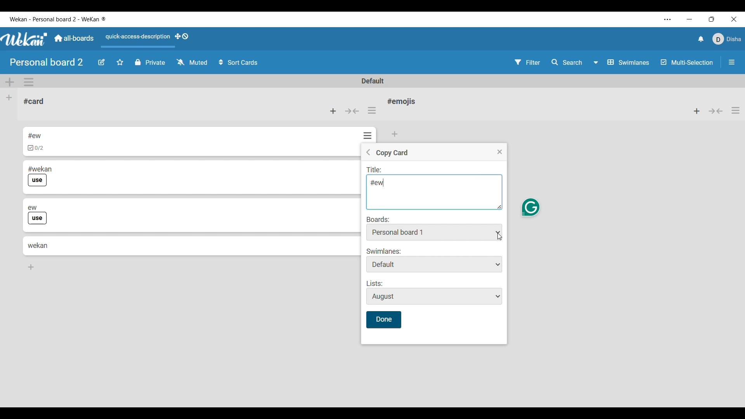  Describe the element at coordinates (383, 320) in the screenshot. I see `Save inputs made` at that location.